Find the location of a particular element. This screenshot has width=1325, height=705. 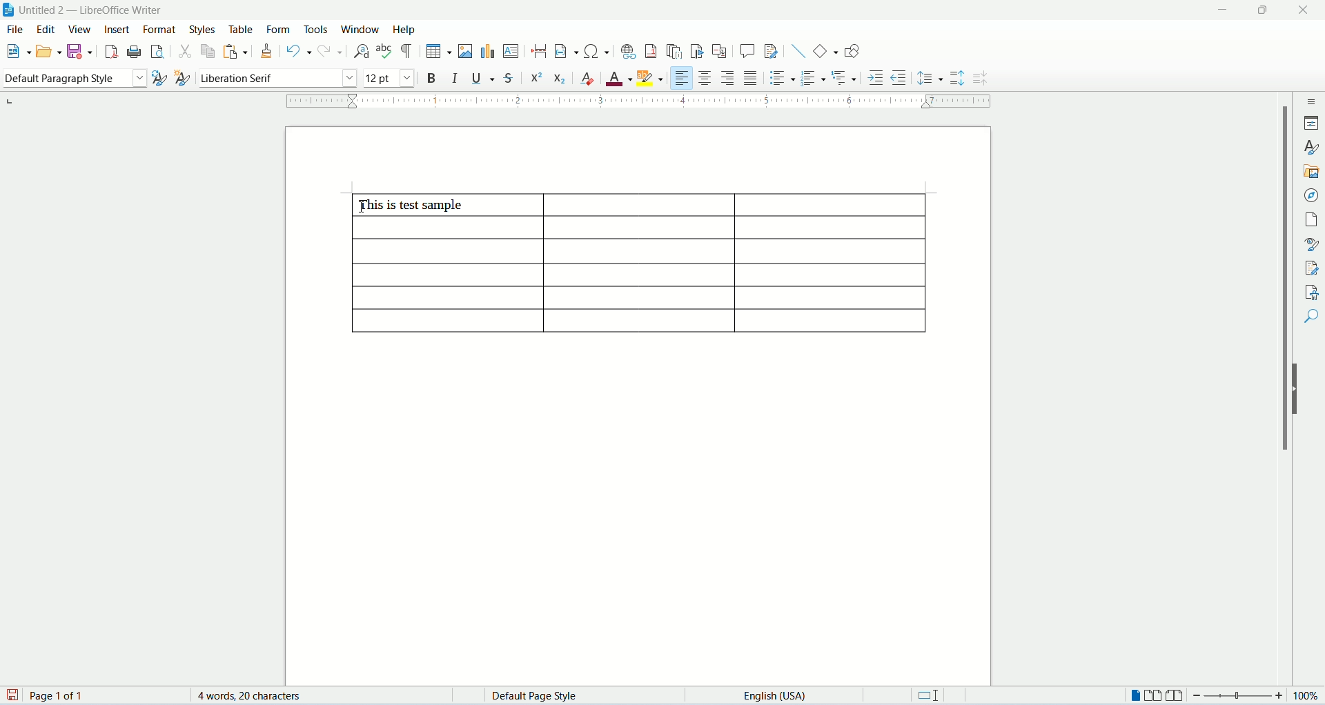

increase indent is located at coordinates (876, 77).